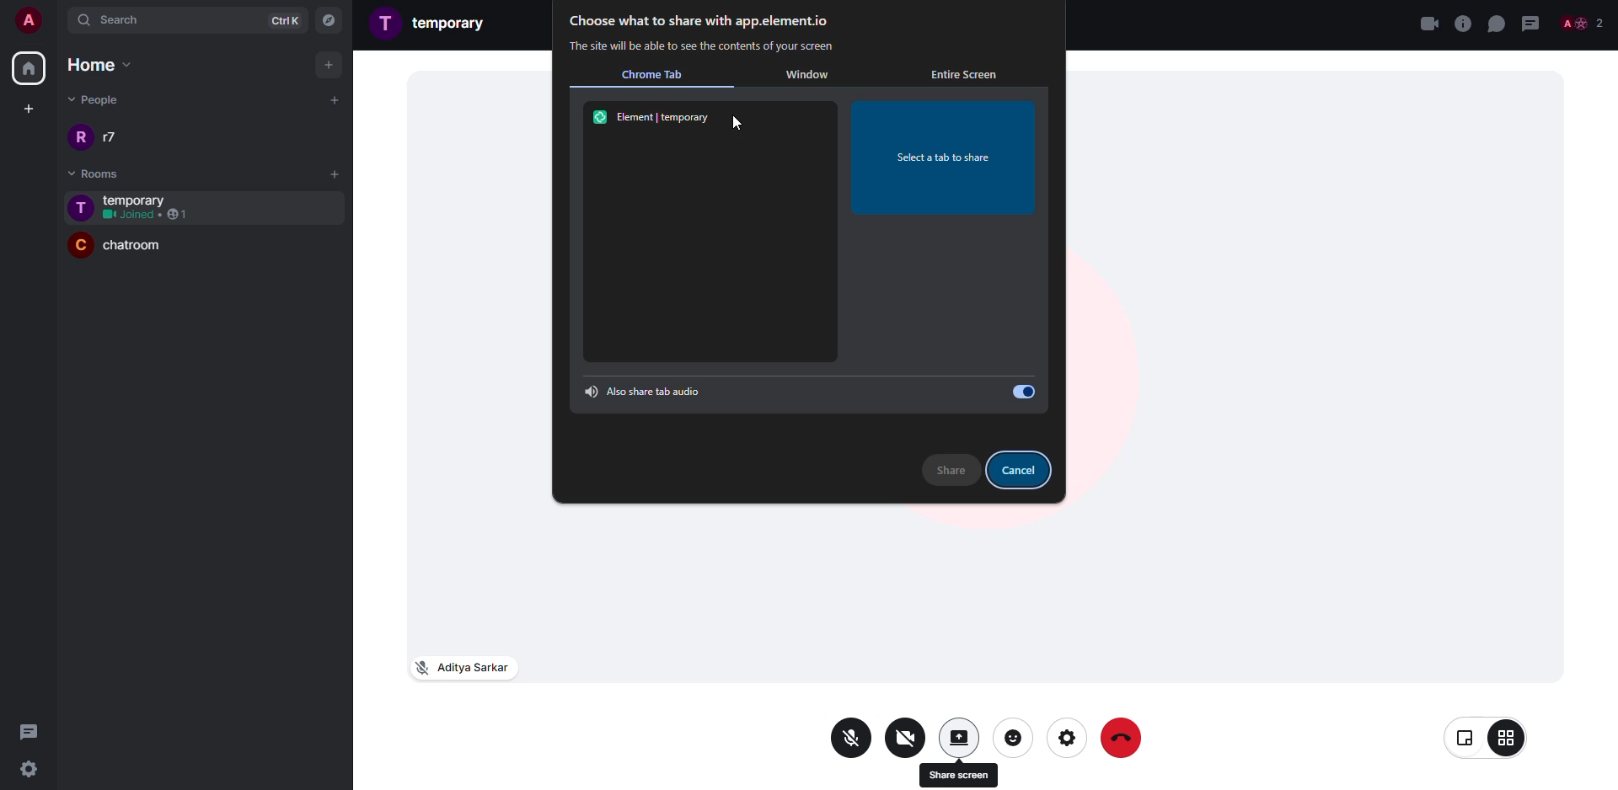 This screenshot has height=790, width=1618. Describe the element at coordinates (144, 21) in the screenshot. I see `search` at that location.